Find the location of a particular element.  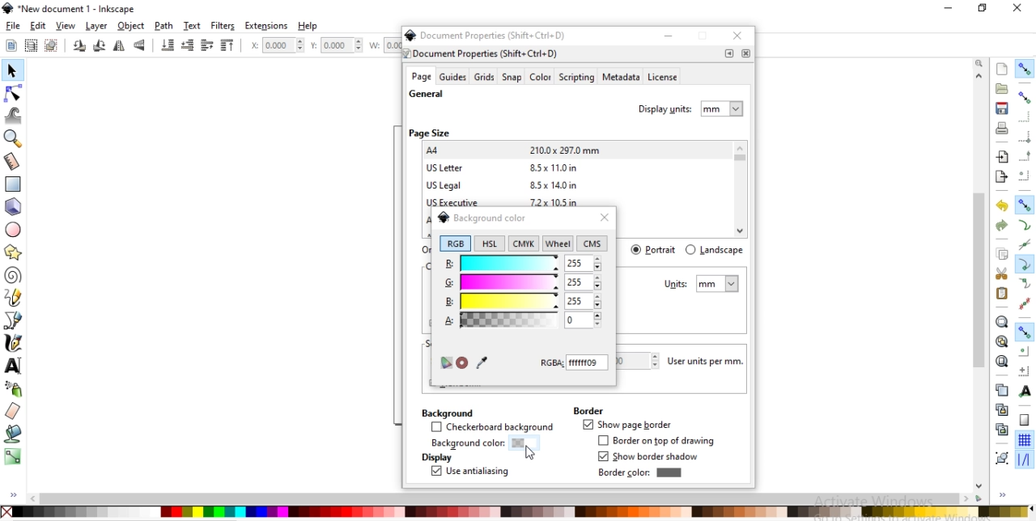

rgb is located at coordinates (455, 244).